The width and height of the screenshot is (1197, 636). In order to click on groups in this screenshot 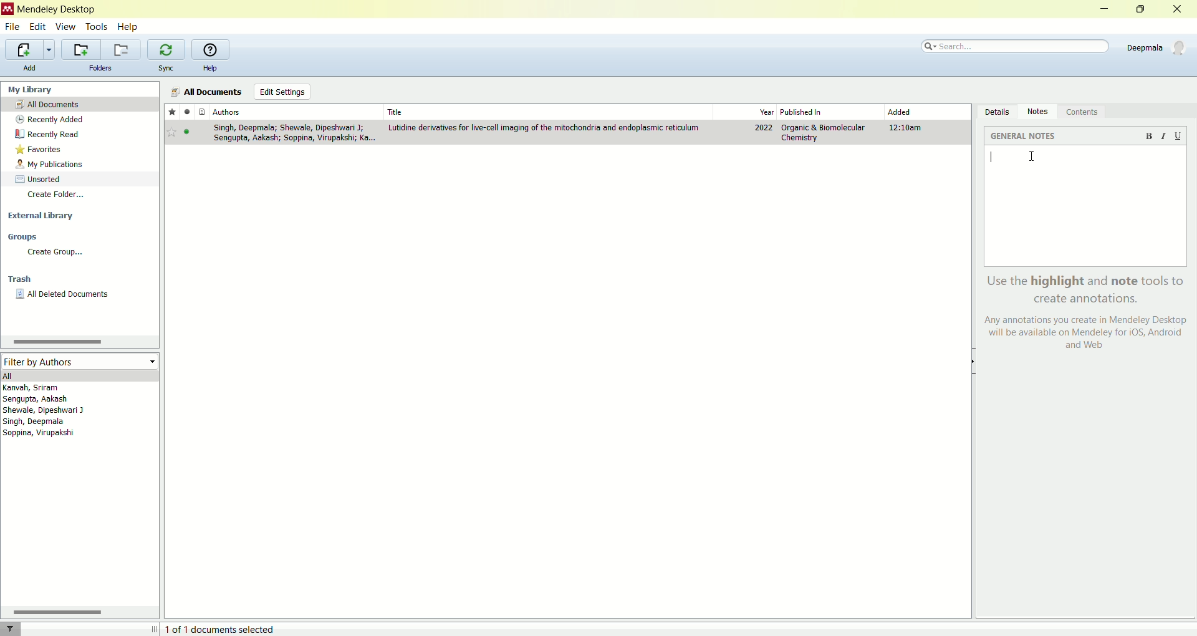, I will do `click(78, 237)`.